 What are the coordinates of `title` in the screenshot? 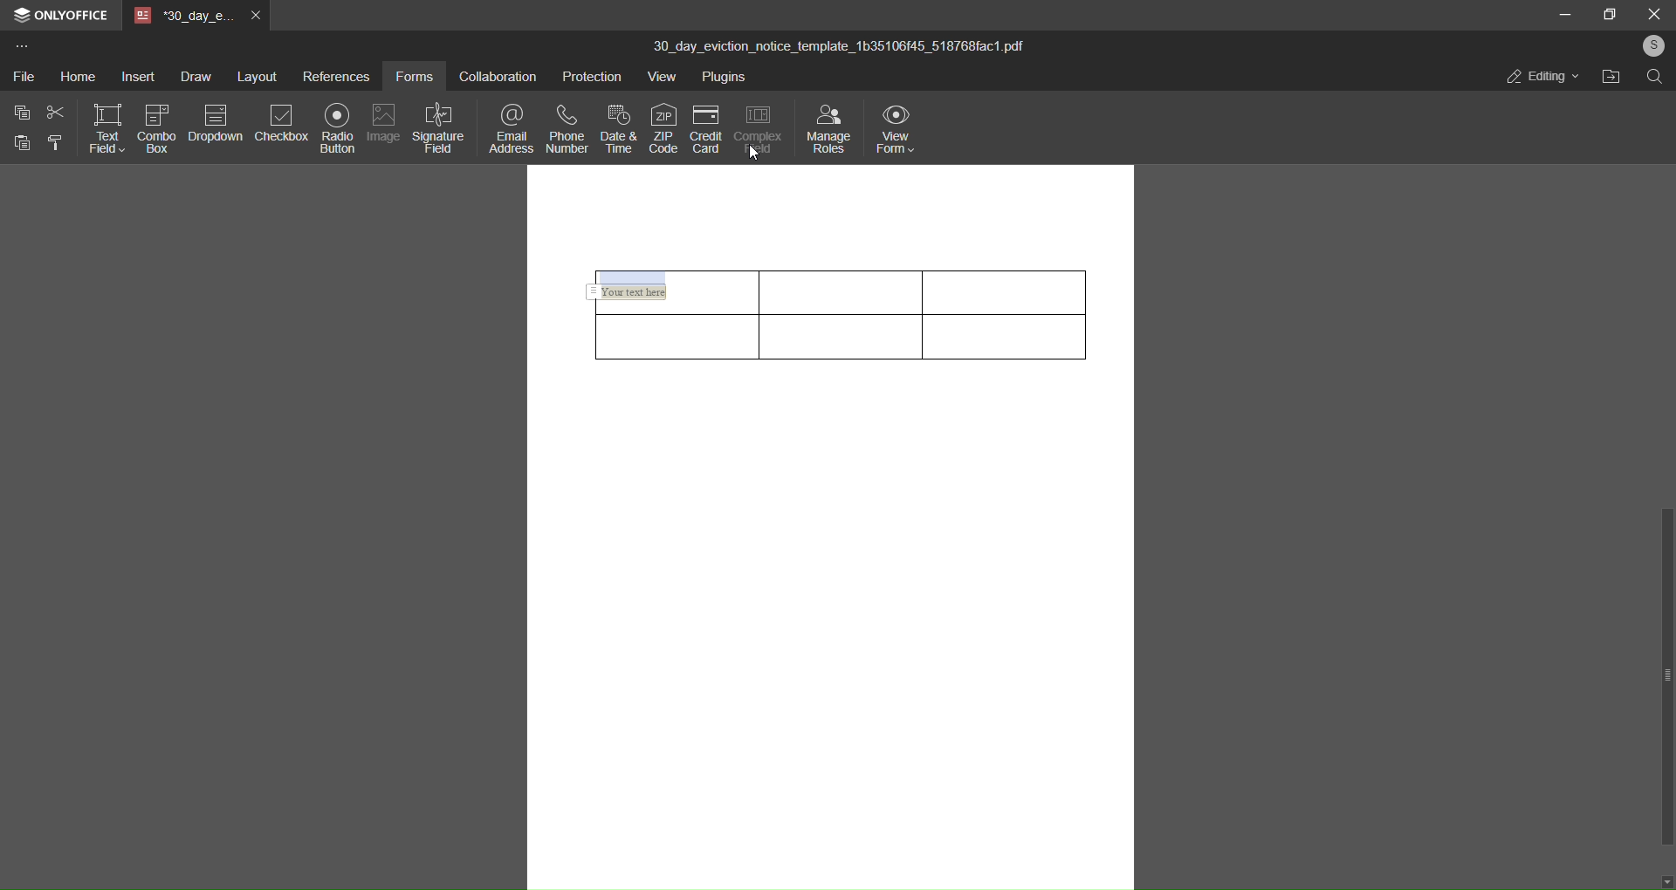 It's located at (839, 47).